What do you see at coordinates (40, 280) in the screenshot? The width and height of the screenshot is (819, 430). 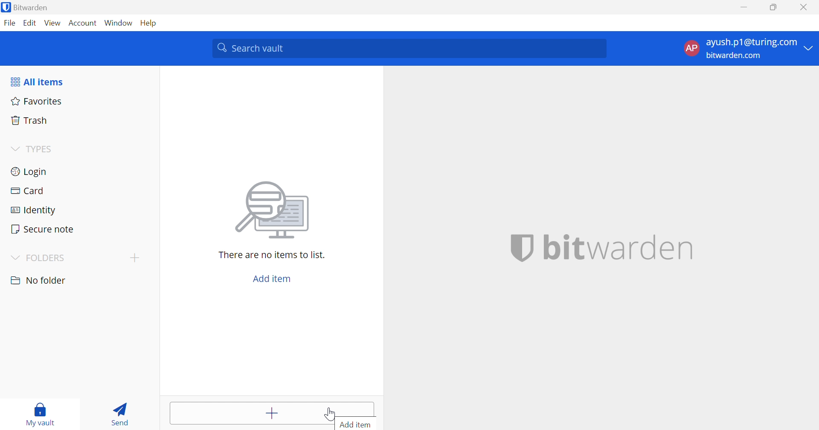 I see `No folder` at bounding box center [40, 280].